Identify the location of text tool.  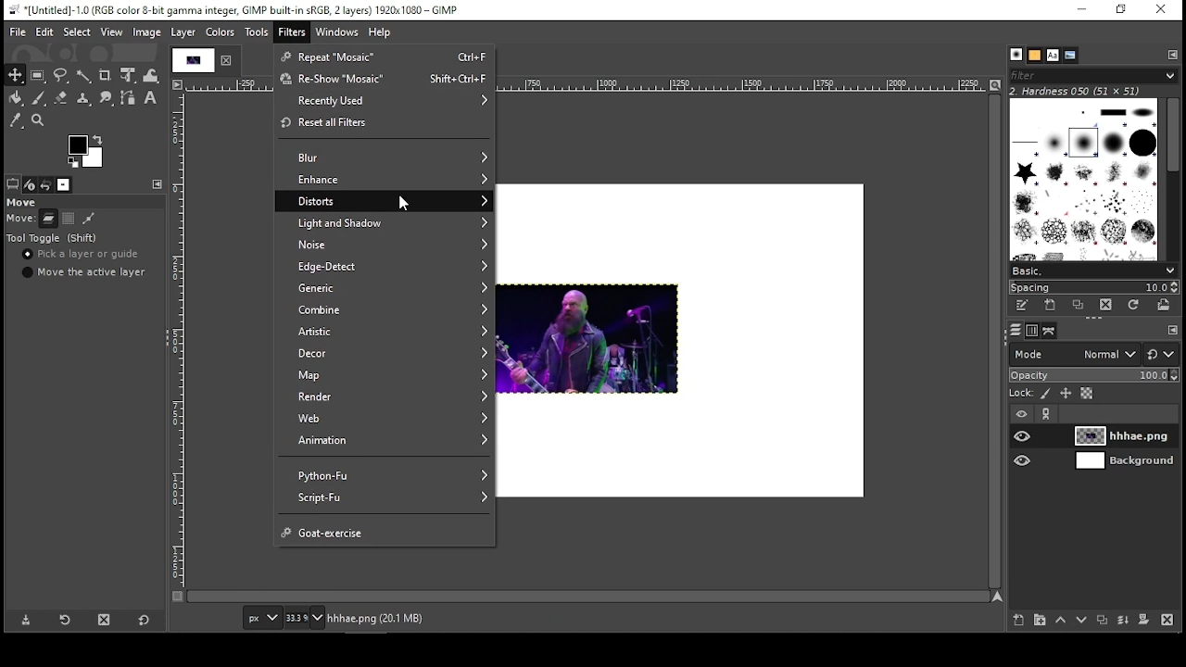
(152, 101).